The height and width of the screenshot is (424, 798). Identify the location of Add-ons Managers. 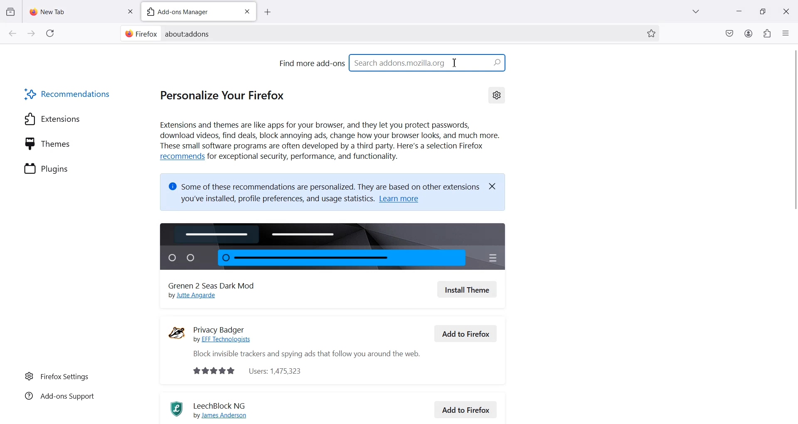
(187, 11).